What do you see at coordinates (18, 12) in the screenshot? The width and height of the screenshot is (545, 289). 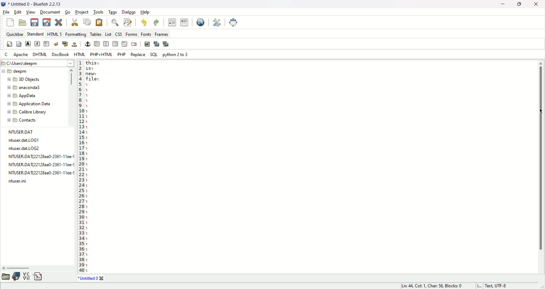 I see `edit` at bounding box center [18, 12].